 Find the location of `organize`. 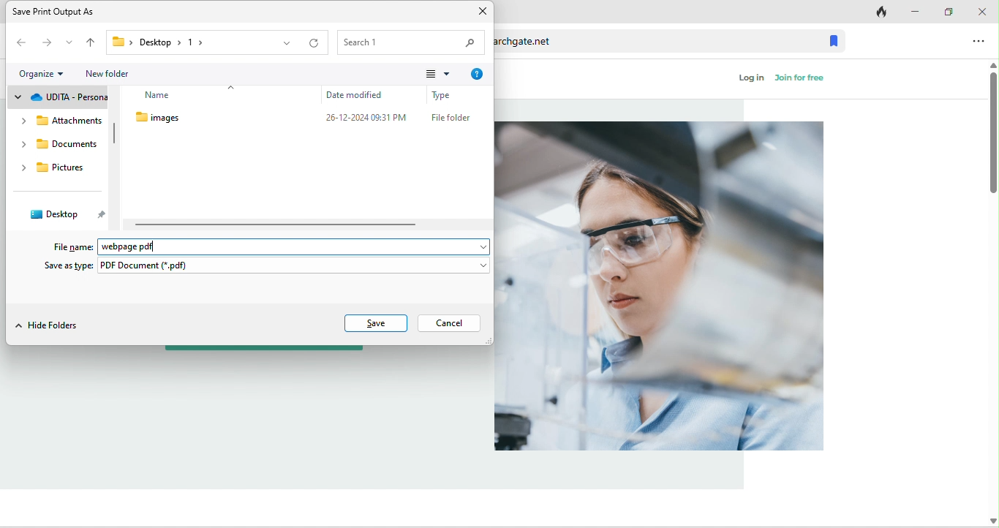

organize is located at coordinates (43, 72).